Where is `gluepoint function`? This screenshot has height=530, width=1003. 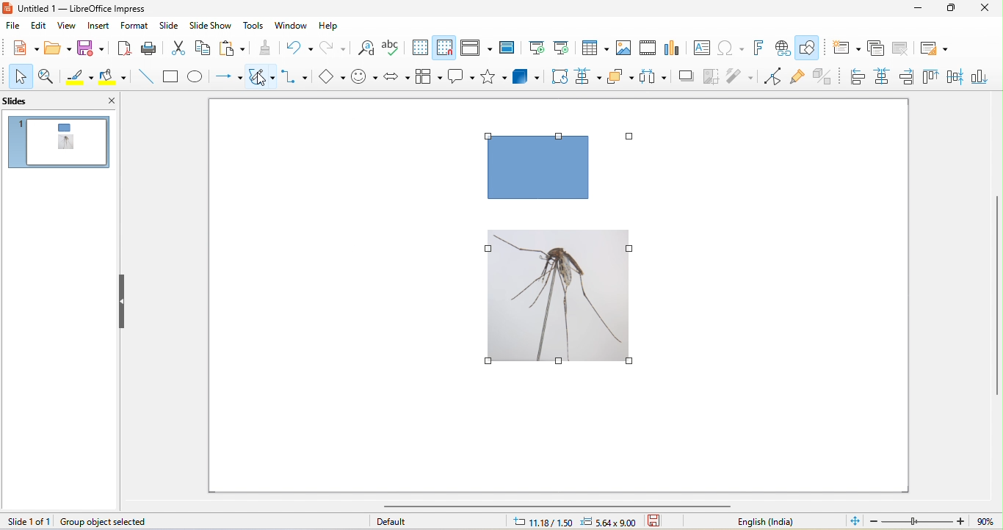 gluepoint function is located at coordinates (798, 77).